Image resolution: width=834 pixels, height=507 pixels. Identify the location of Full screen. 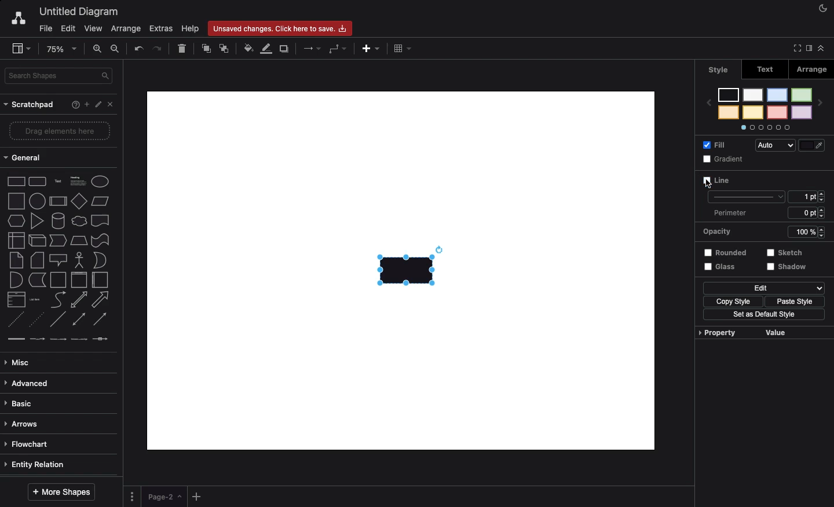
(795, 48).